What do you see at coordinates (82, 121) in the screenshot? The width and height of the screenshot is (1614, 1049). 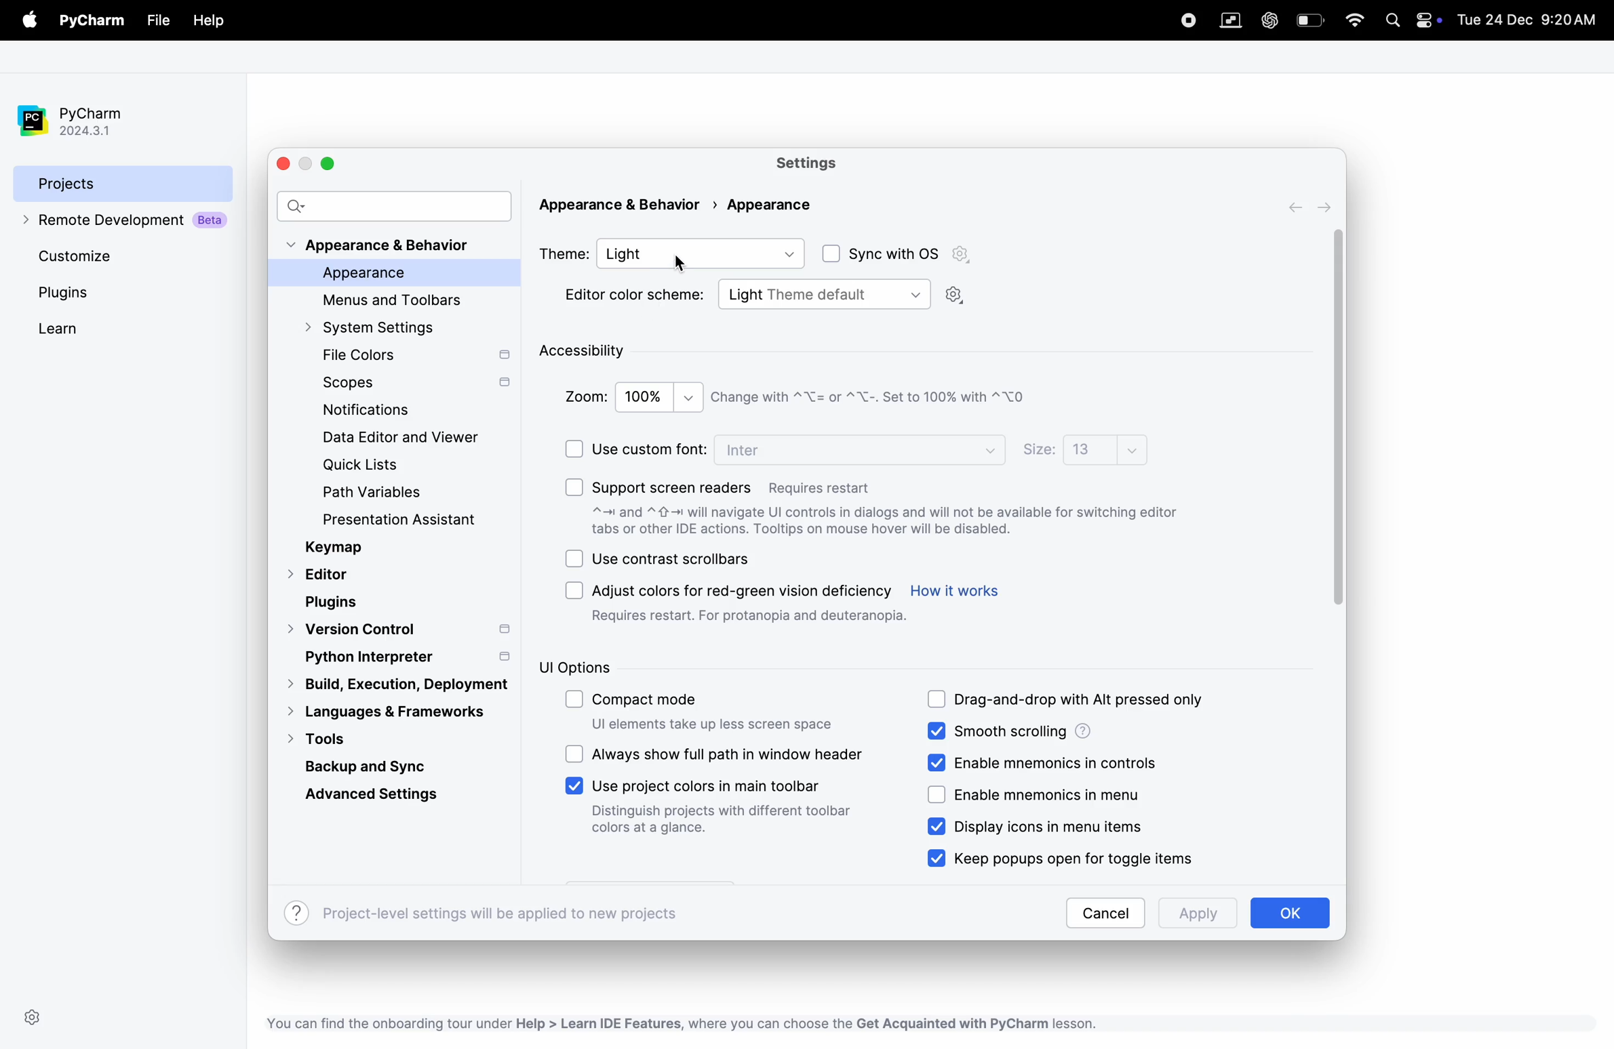 I see `pycharm version` at bounding box center [82, 121].